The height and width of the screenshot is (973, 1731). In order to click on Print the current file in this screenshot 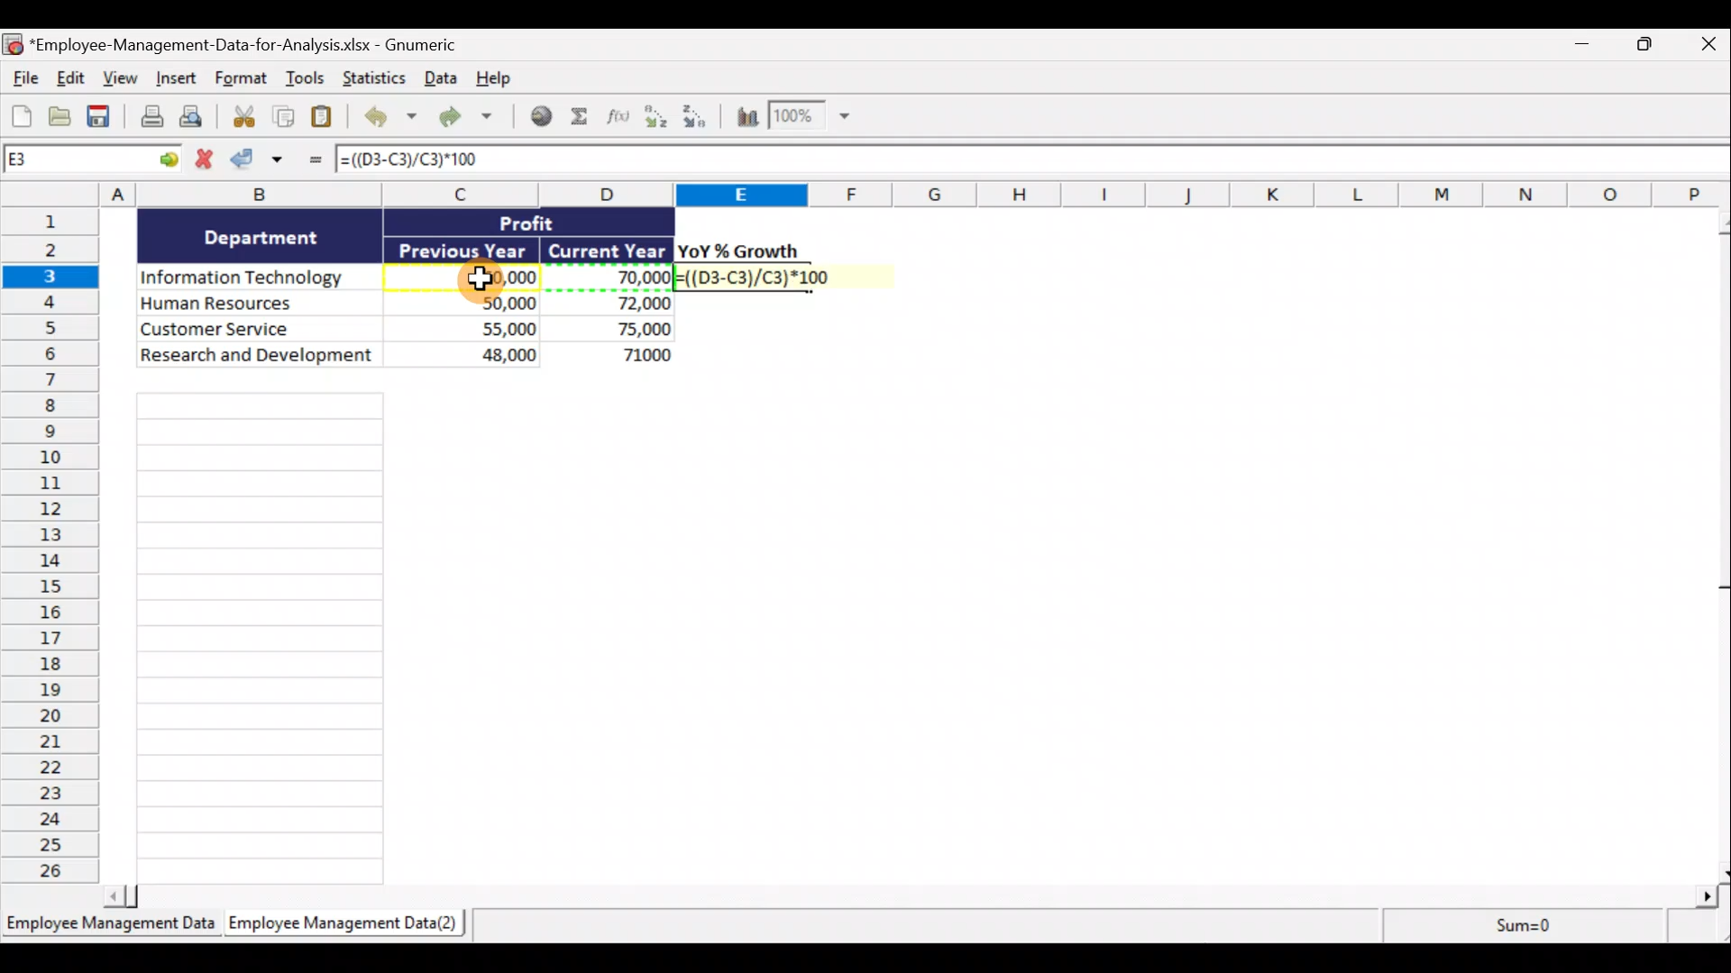, I will do `click(150, 119)`.